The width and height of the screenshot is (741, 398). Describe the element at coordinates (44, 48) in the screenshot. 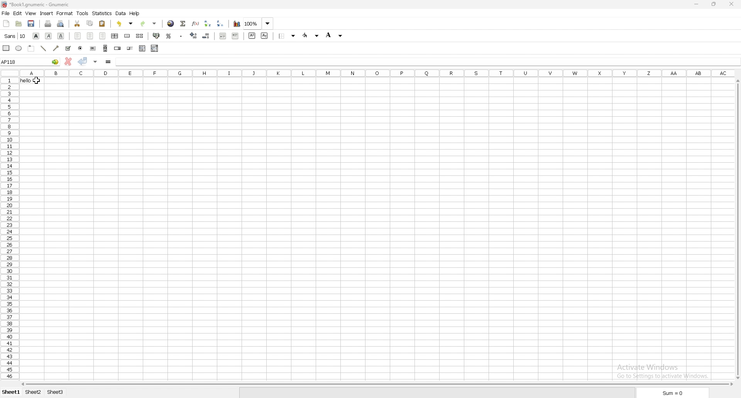

I see `line` at that location.